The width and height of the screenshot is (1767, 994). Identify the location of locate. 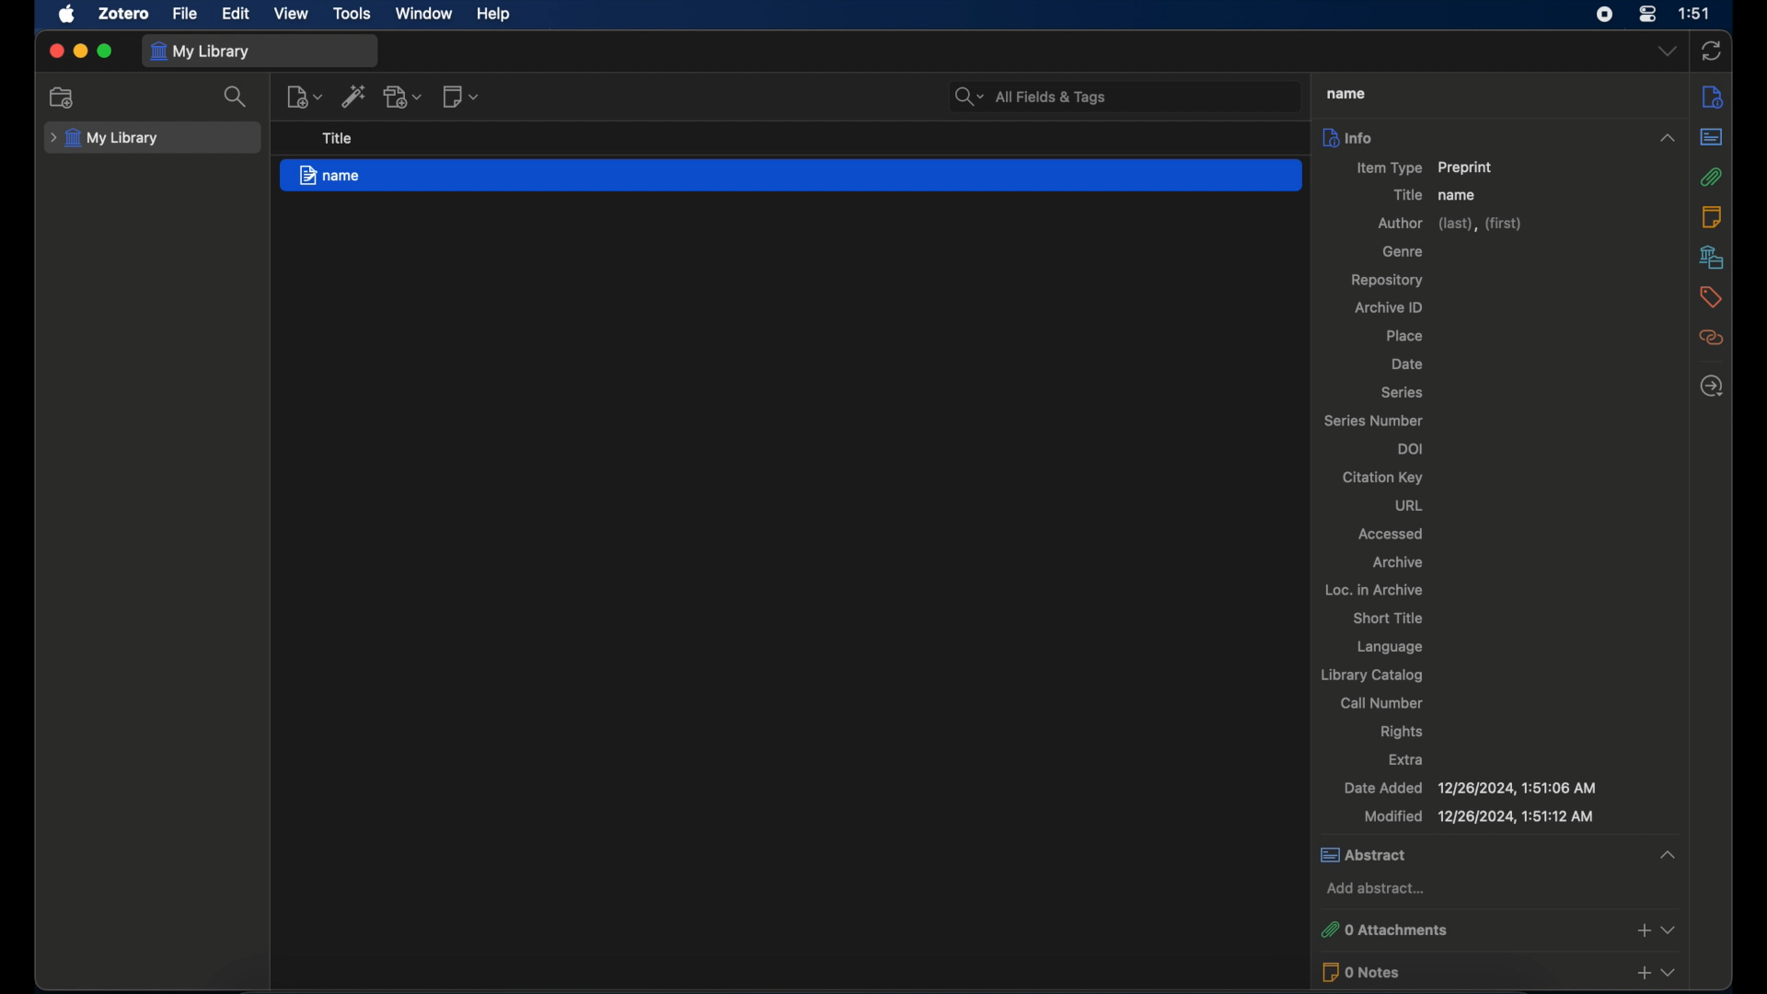
(1712, 386).